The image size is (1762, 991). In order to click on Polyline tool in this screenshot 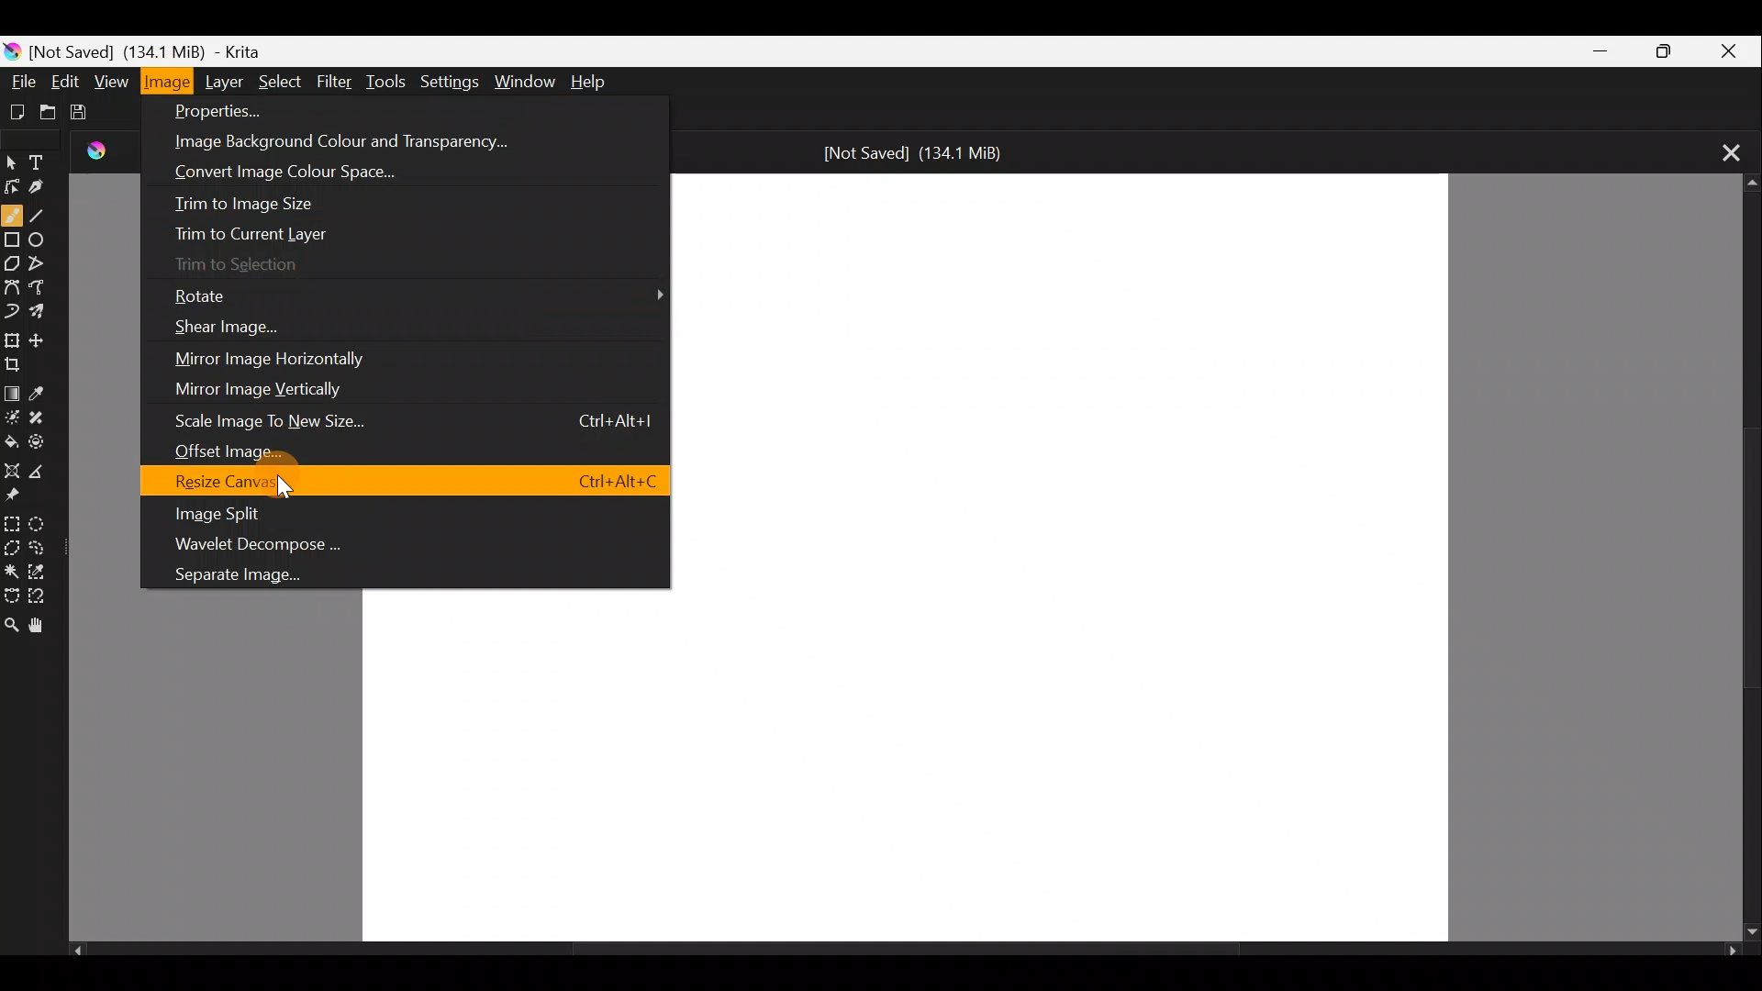, I will do `click(44, 258)`.